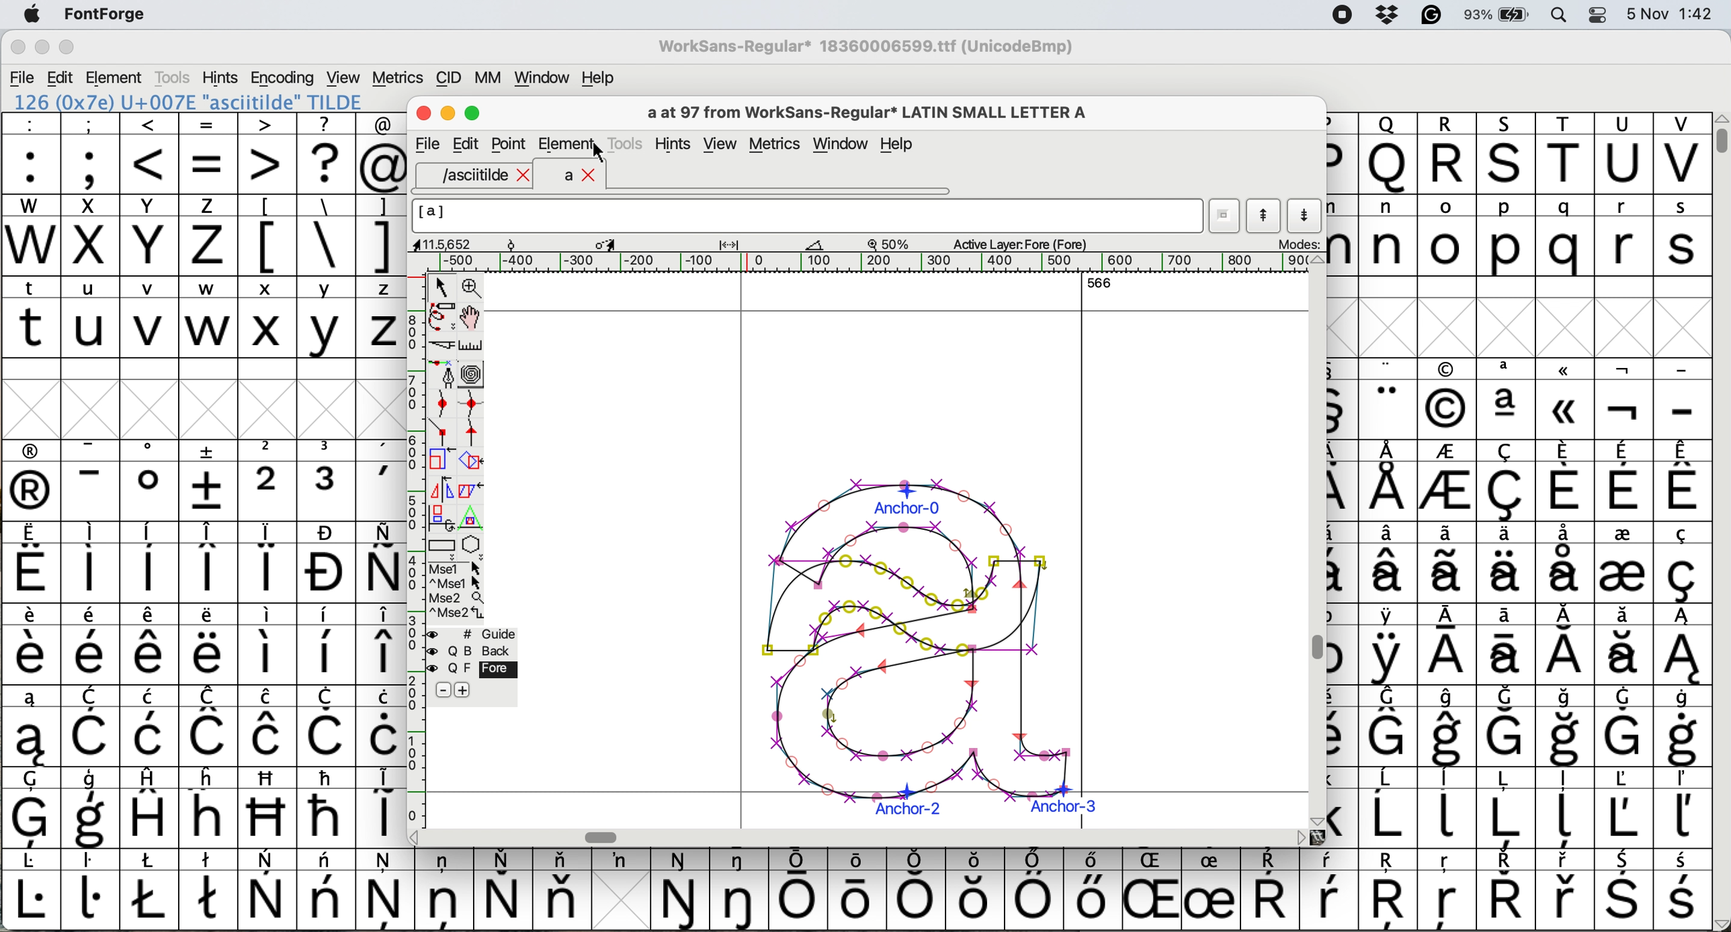 The image size is (1731, 932). What do you see at coordinates (1568, 727) in the screenshot?
I see `symbol` at bounding box center [1568, 727].